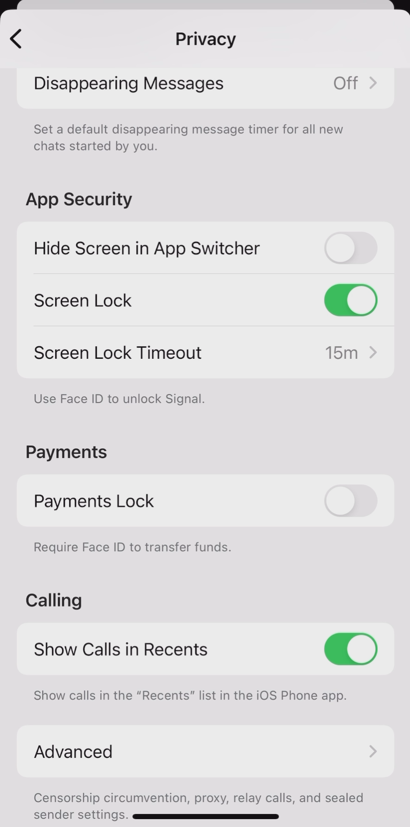  What do you see at coordinates (194, 552) in the screenshot?
I see `Require Face ID to transfer funds.` at bounding box center [194, 552].